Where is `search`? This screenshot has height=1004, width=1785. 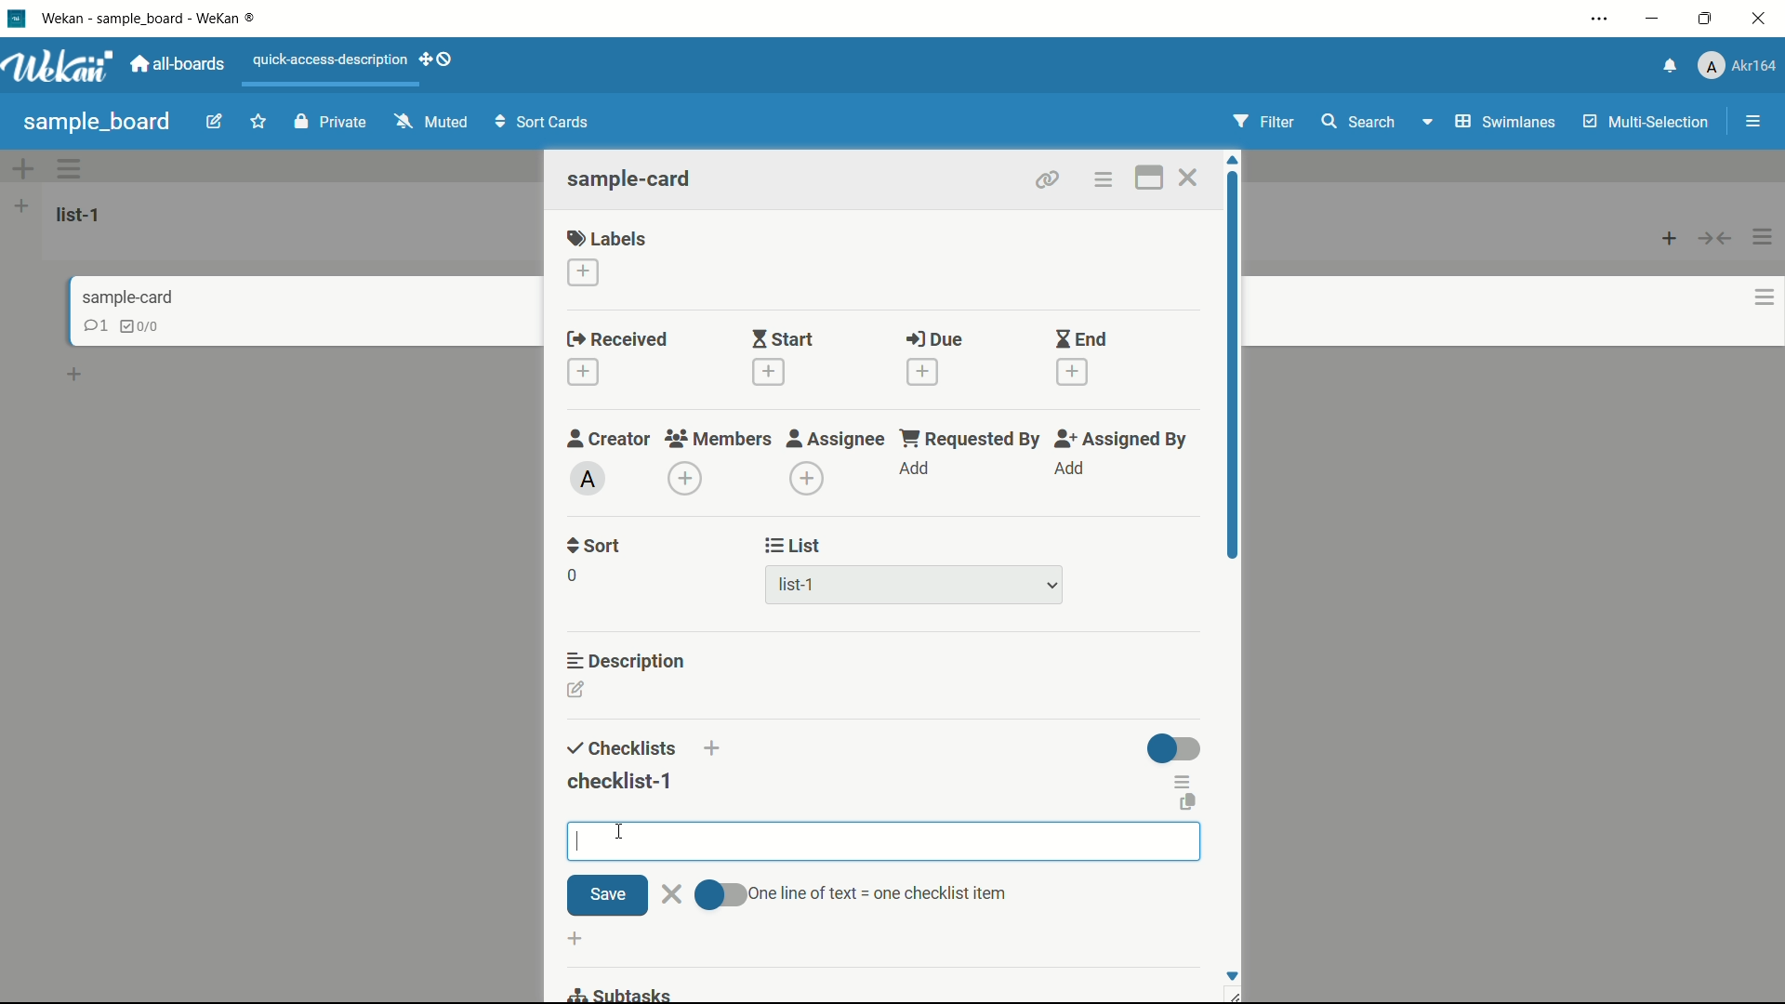
search is located at coordinates (1360, 120).